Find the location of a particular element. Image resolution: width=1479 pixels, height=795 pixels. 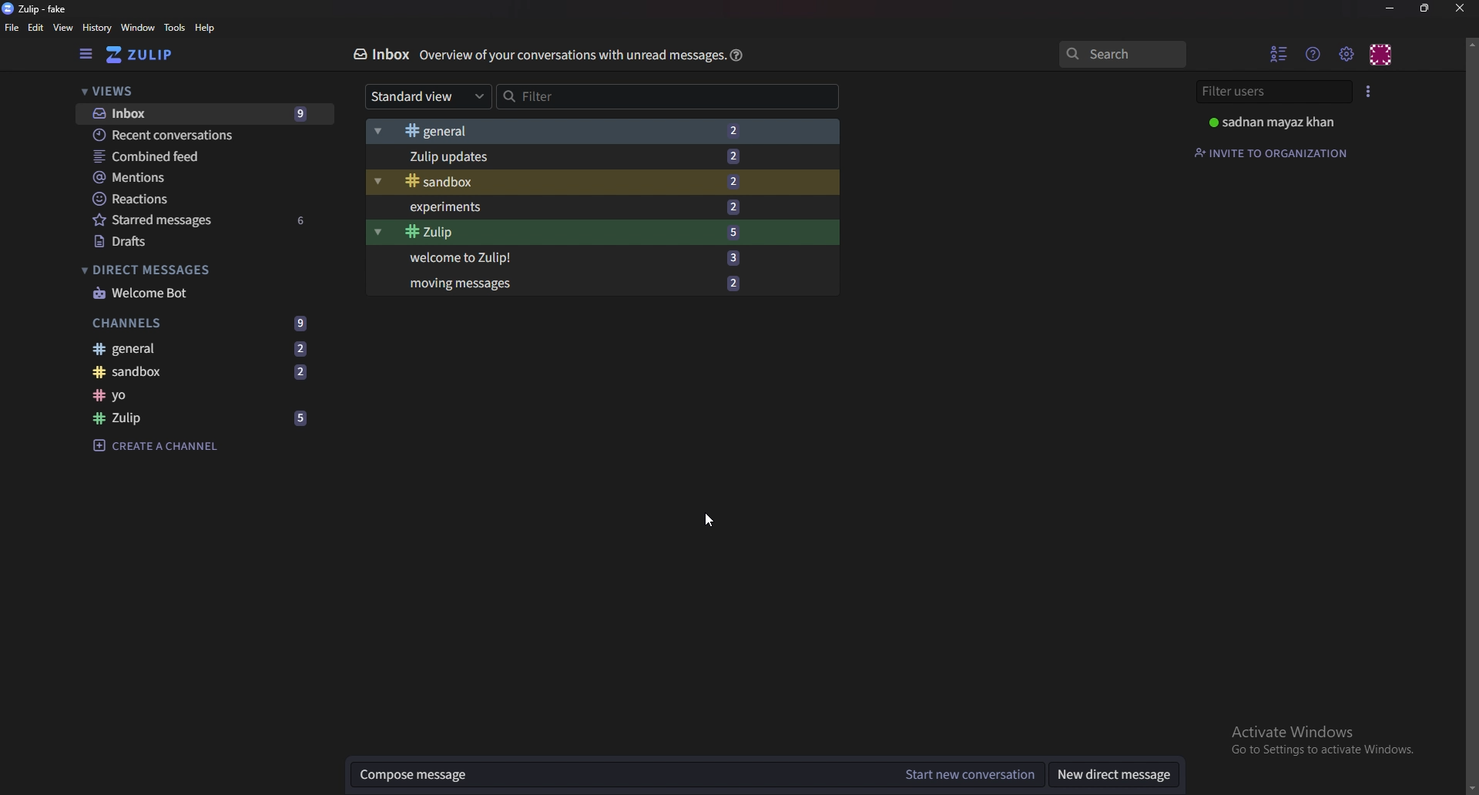

Resize is located at coordinates (1427, 8).